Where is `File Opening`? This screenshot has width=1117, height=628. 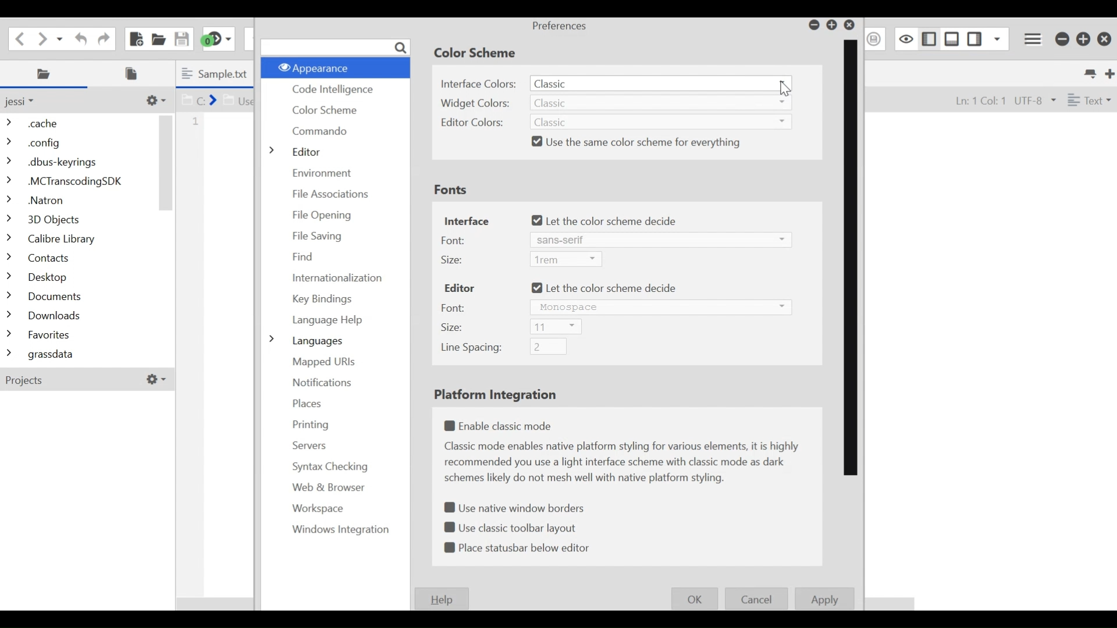
File Opening is located at coordinates (329, 213).